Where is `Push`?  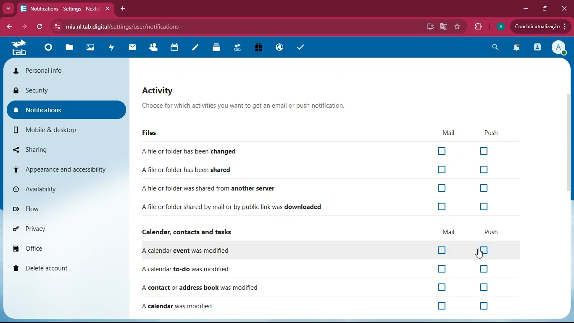
Push is located at coordinates (489, 133).